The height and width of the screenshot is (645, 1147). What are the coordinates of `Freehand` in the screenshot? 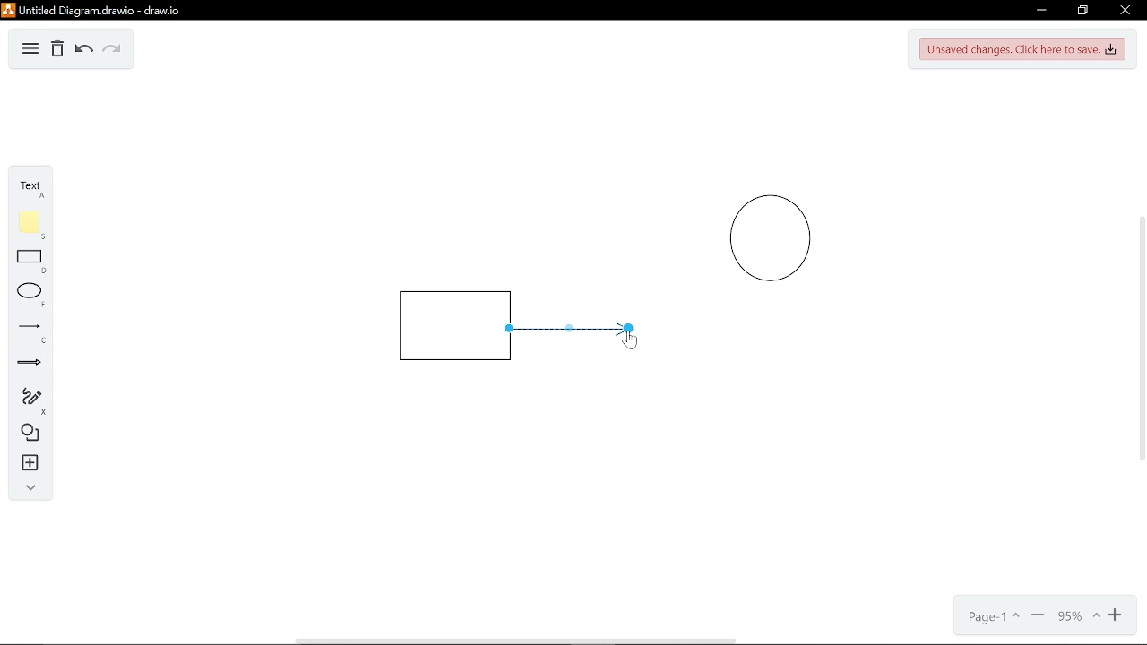 It's located at (25, 399).